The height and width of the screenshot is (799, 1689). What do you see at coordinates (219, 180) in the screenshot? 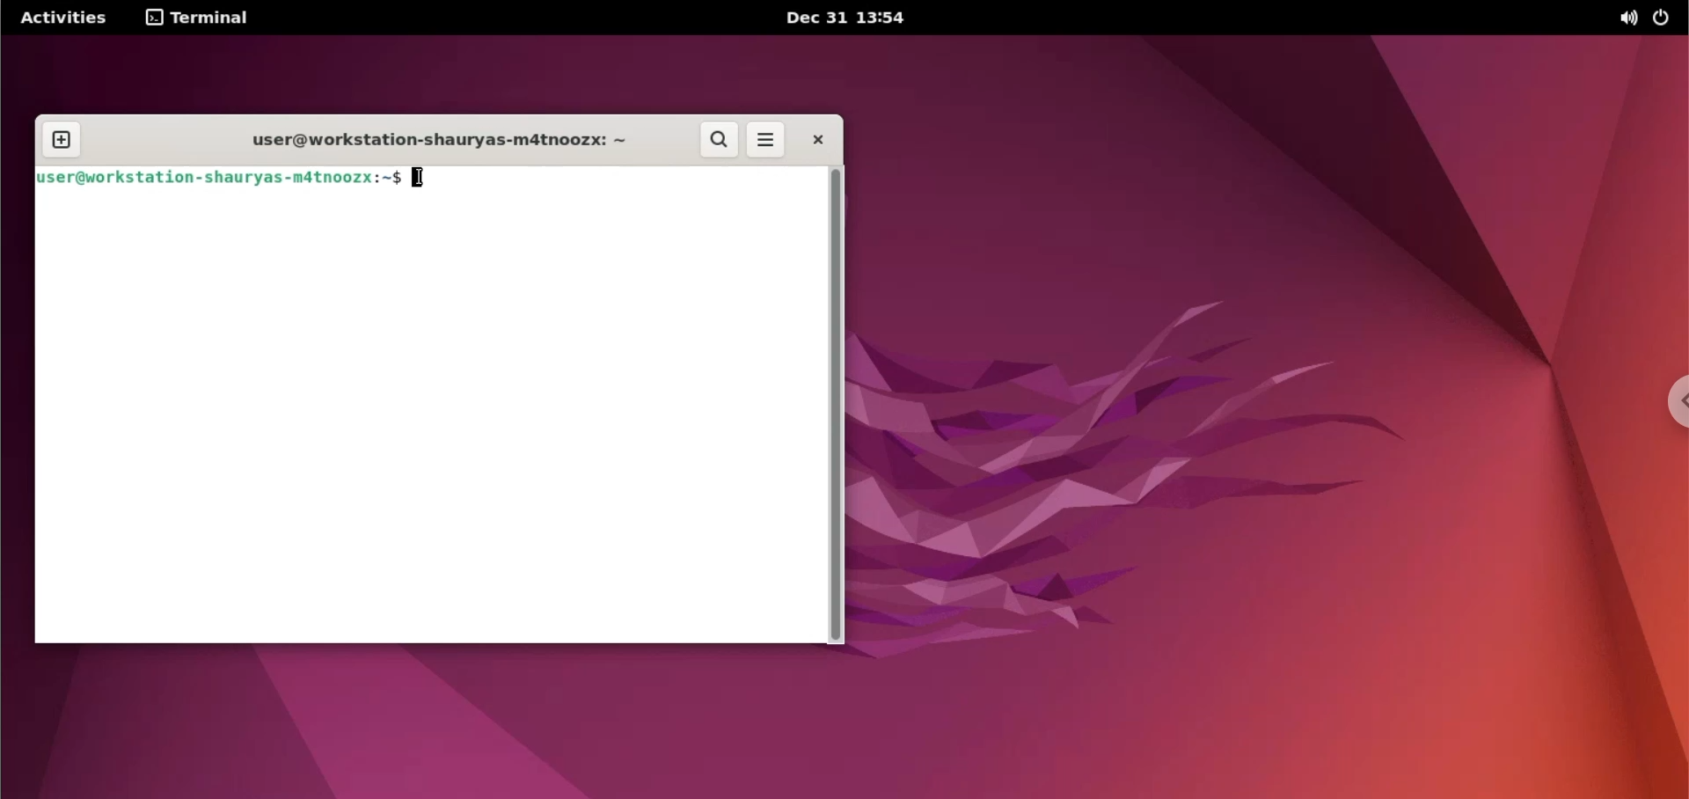
I see `Jlluser@workstation-shau ryas-mdtnoozx:~$` at bounding box center [219, 180].